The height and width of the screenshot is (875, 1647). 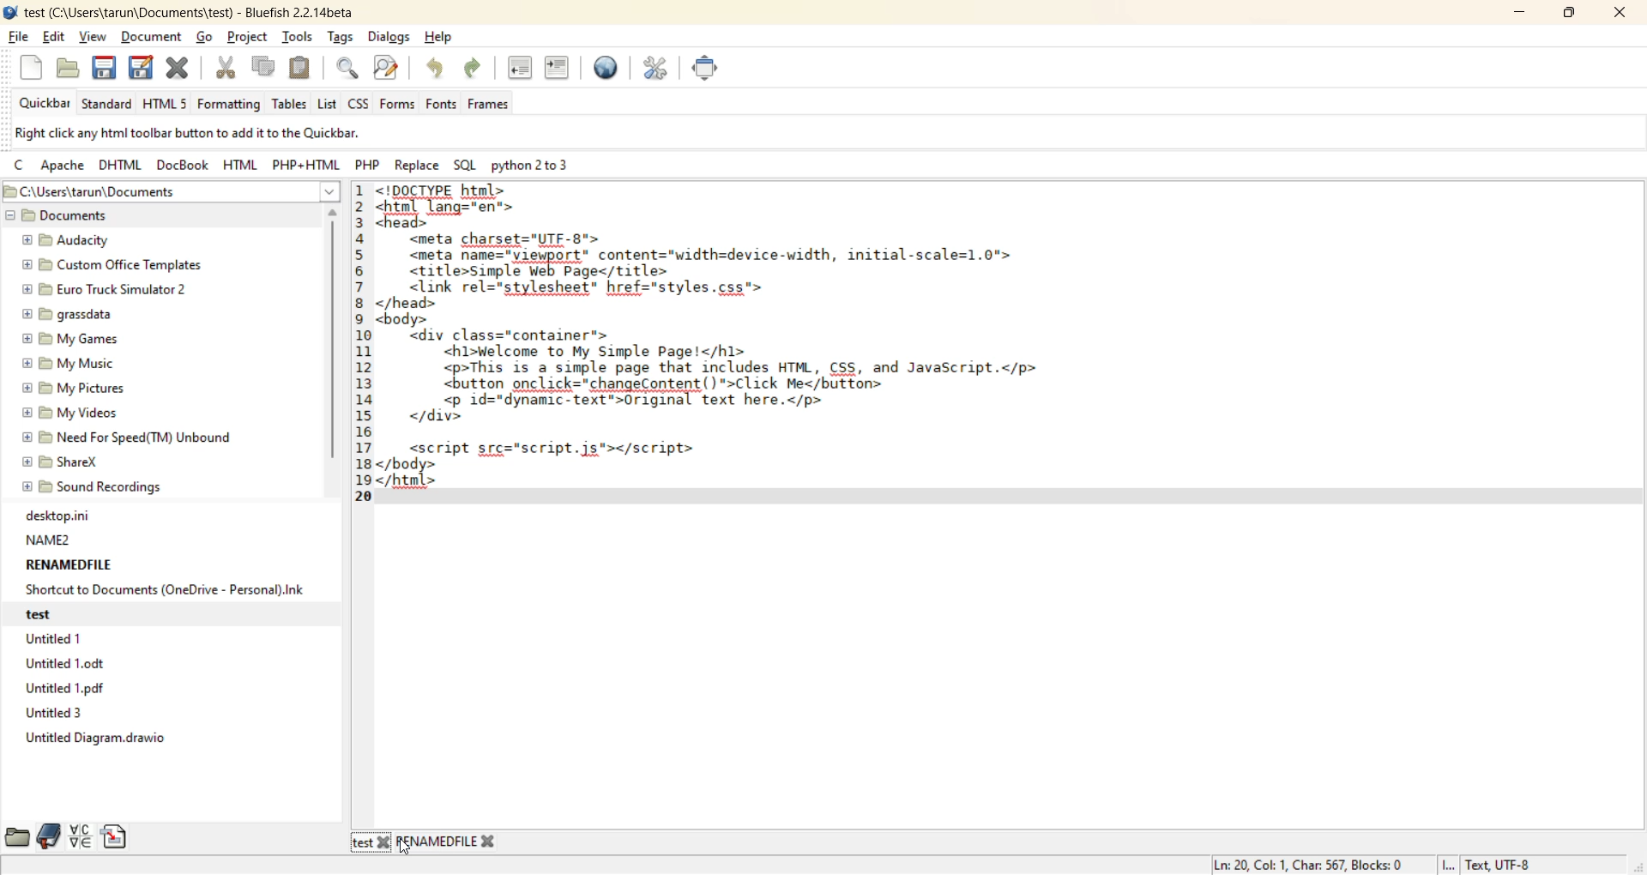 What do you see at coordinates (462, 165) in the screenshot?
I see `sql` at bounding box center [462, 165].